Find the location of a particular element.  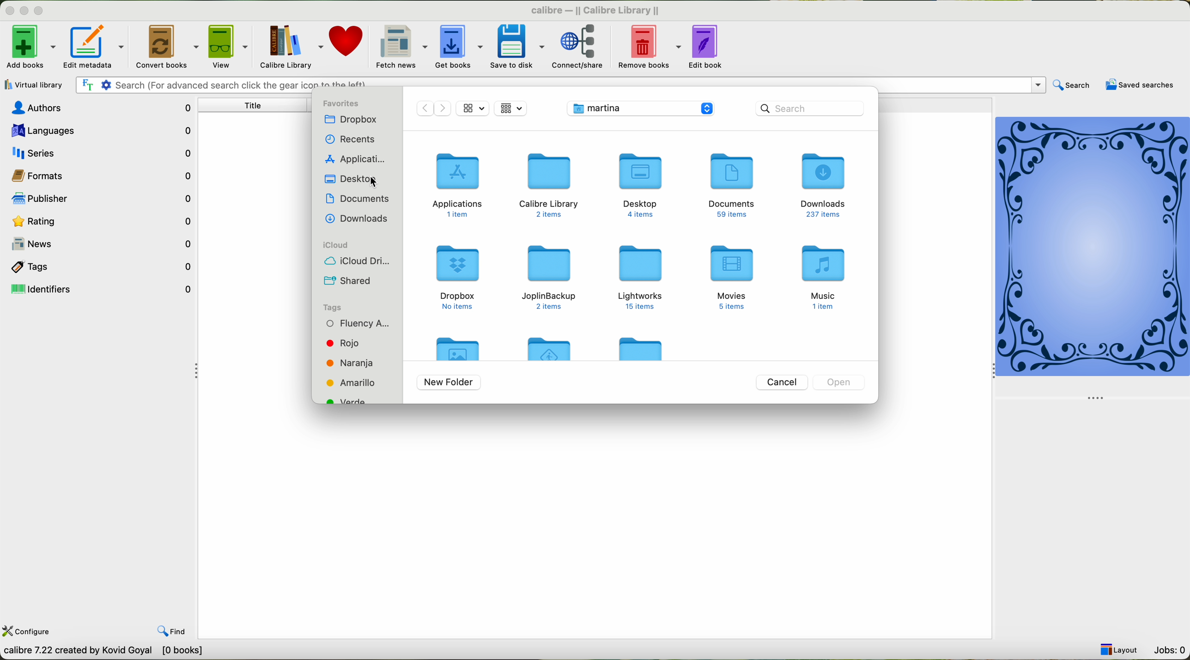

title is located at coordinates (255, 106).